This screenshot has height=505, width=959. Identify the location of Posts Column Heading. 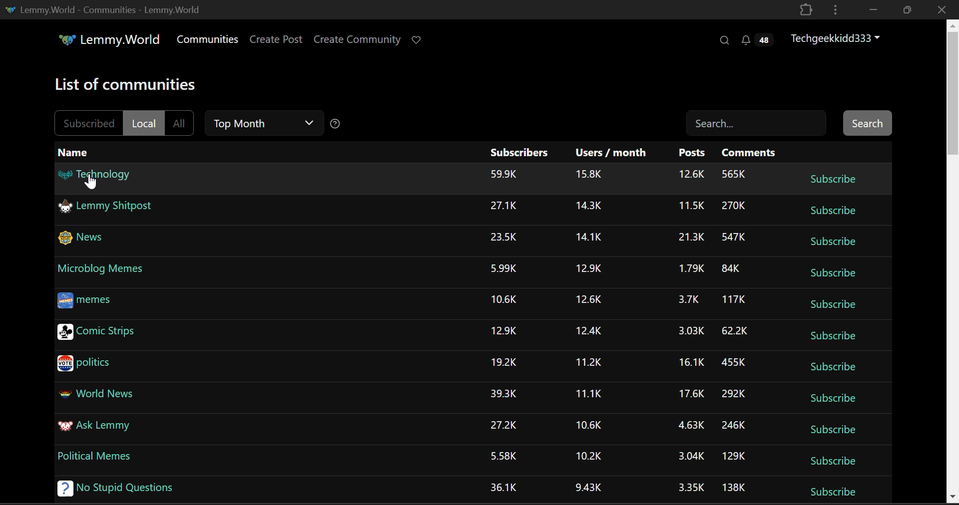
(692, 153).